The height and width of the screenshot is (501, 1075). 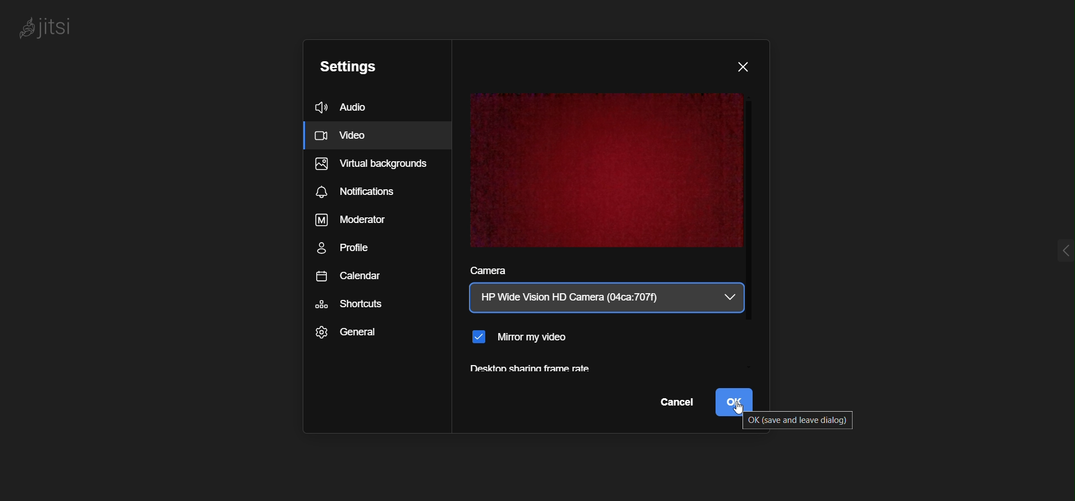 I want to click on Video, so click(x=379, y=136).